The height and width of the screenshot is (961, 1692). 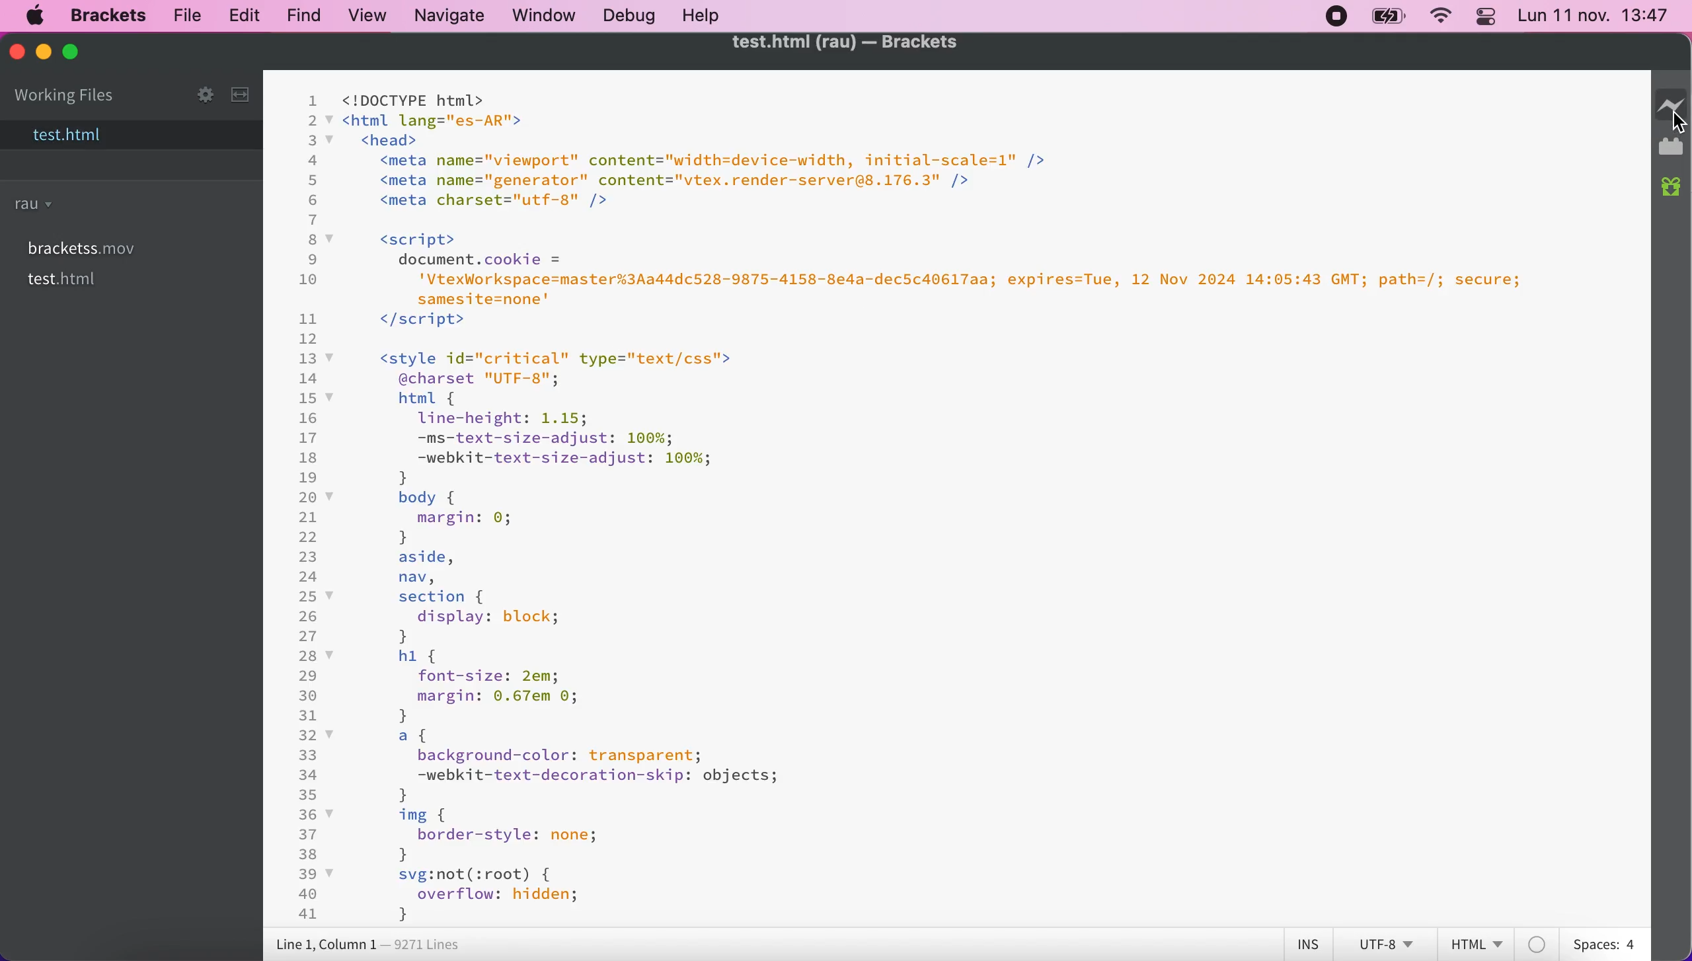 I want to click on html, so click(x=1477, y=944).